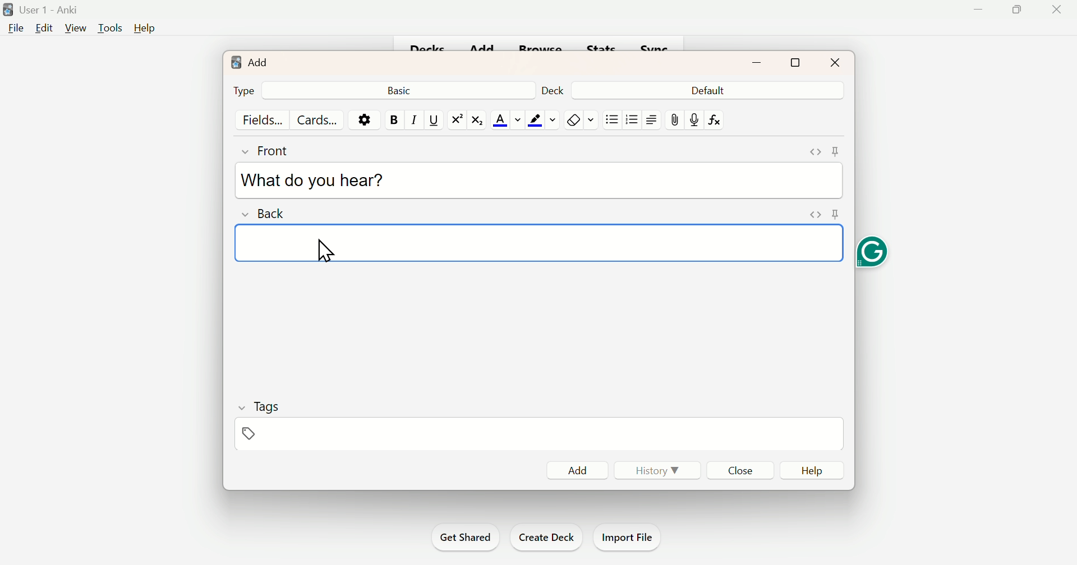 The image size is (1077, 565). What do you see at coordinates (581, 119) in the screenshot?
I see `Rubber` at bounding box center [581, 119].